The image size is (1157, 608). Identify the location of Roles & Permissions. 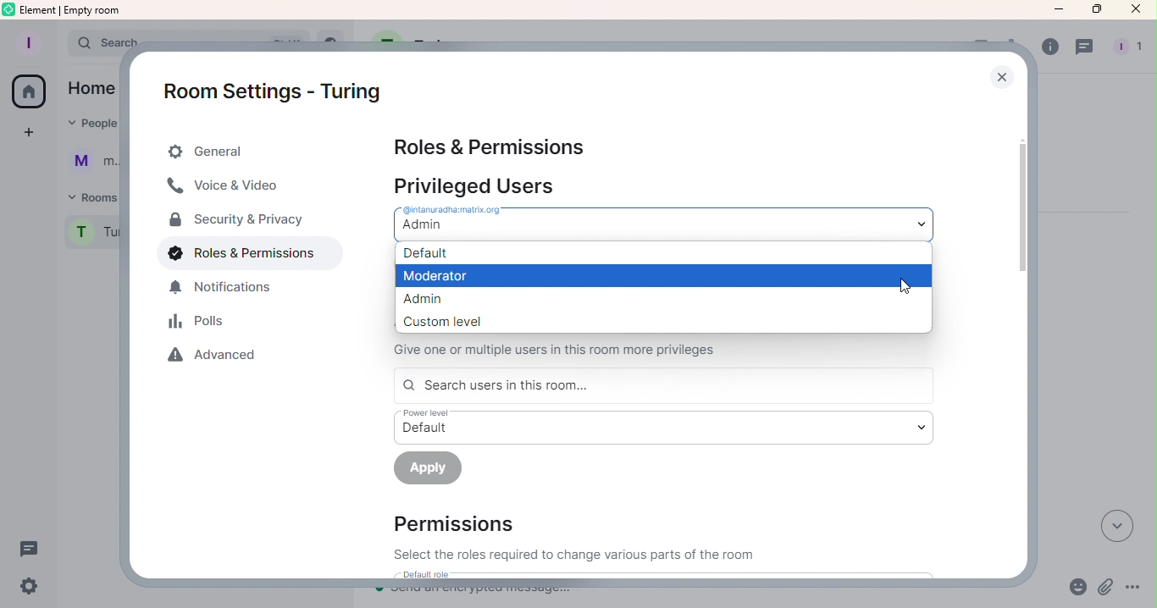
(486, 144).